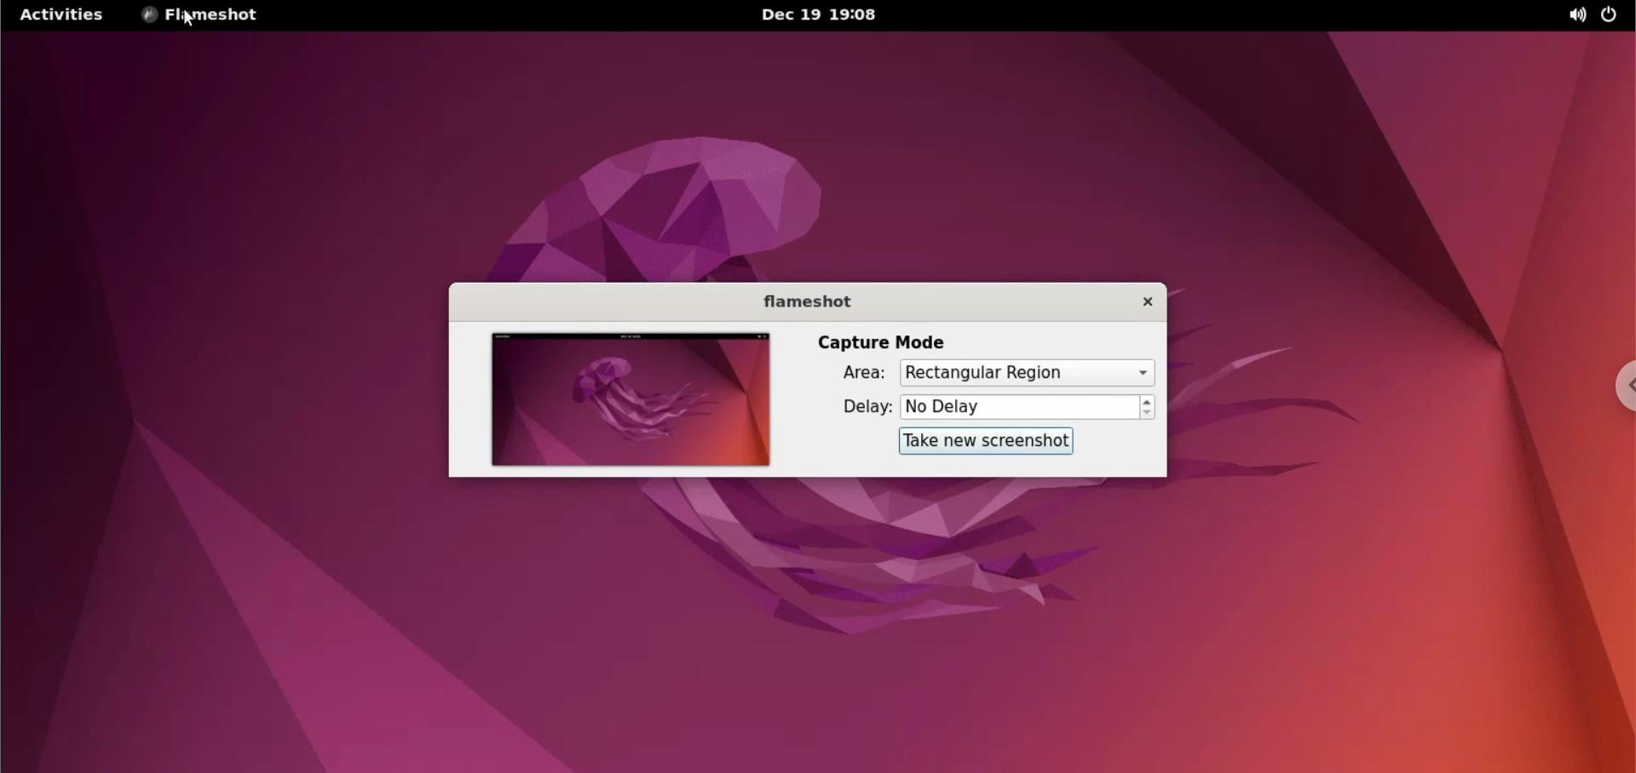 The width and height of the screenshot is (1636, 773). Describe the element at coordinates (847, 373) in the screenshot. I see `area:` at that location.